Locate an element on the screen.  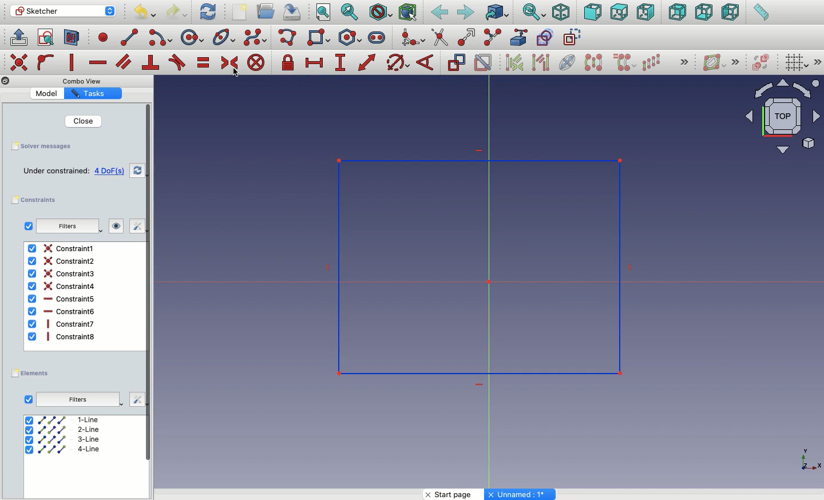
Save is located at coordinates (41, 145).